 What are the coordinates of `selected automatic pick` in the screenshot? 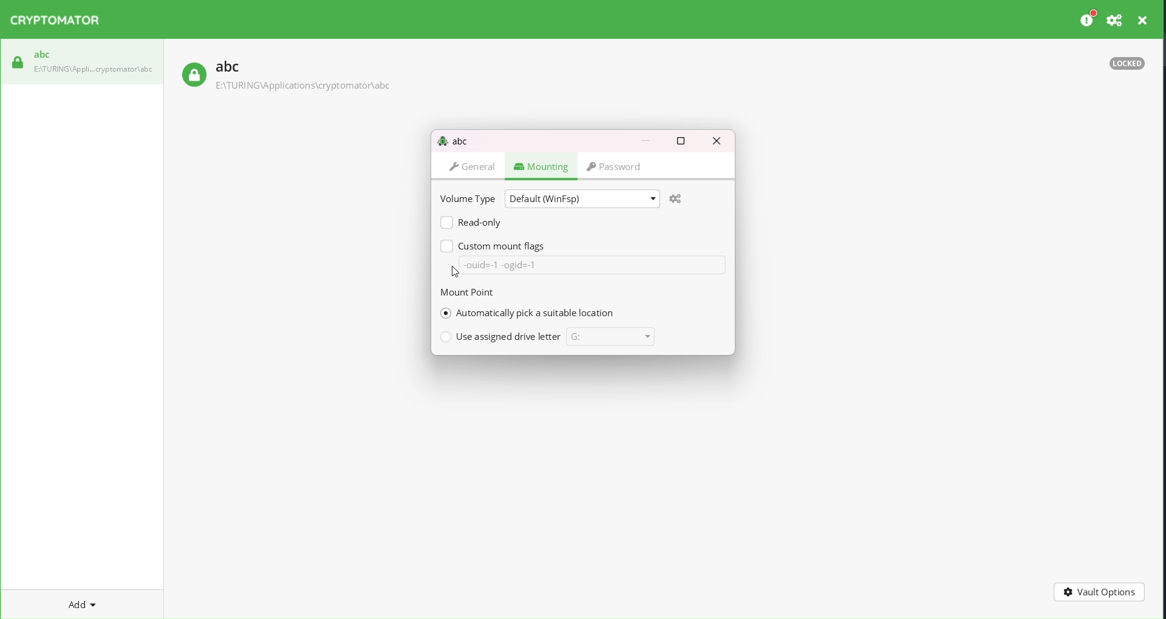 It's located at (528, 311).